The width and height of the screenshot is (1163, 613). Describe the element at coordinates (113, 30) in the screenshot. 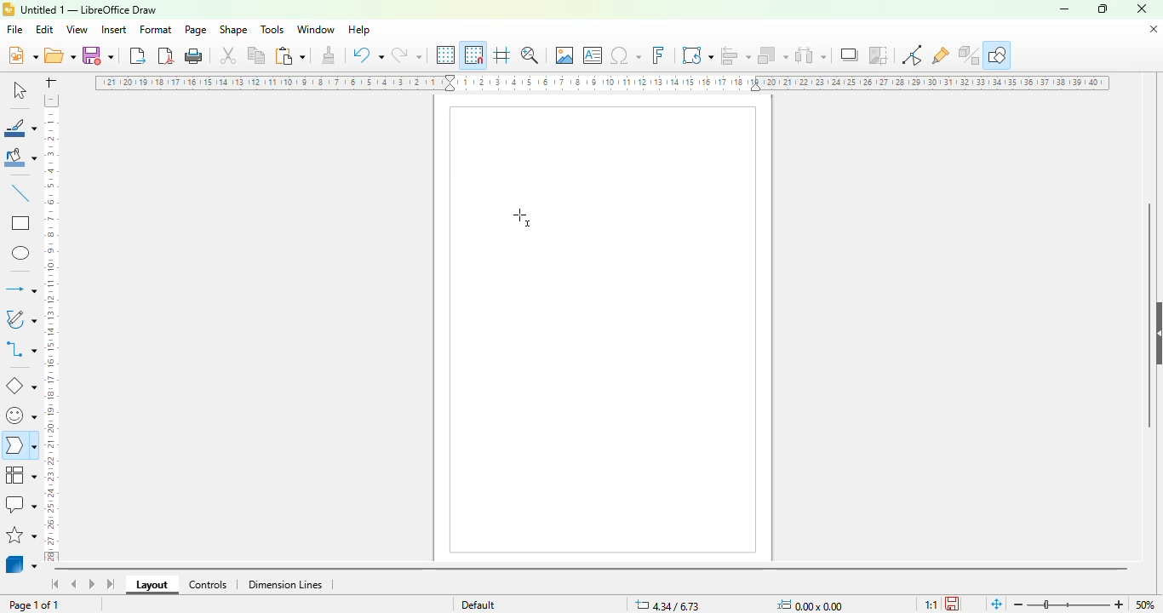

I see `insert` at that location.